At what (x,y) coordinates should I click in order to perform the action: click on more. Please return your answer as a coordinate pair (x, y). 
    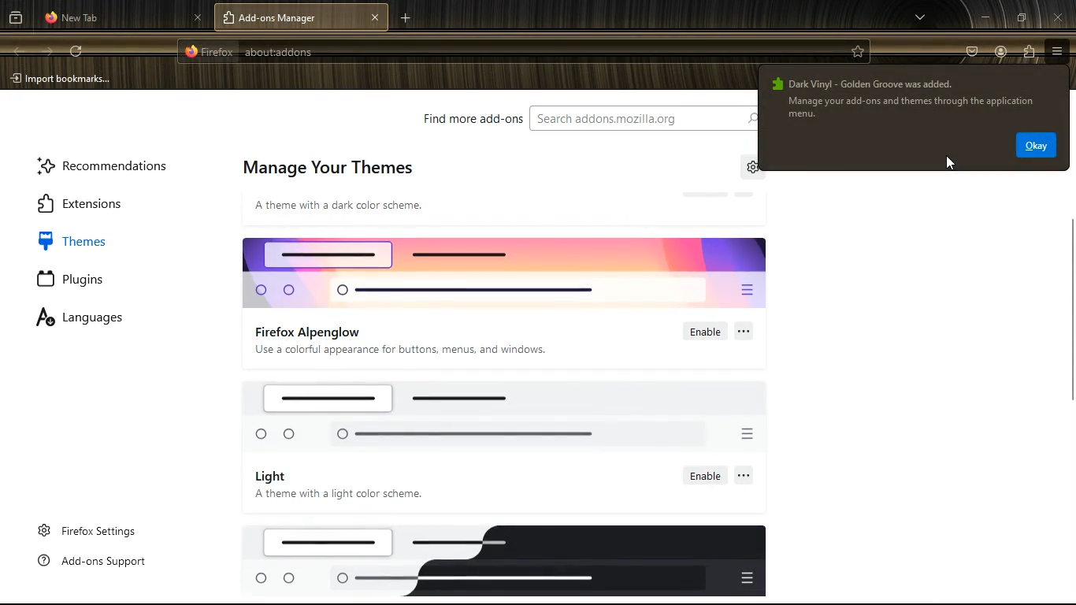
    Looking at the image, I should click on (744, 330).